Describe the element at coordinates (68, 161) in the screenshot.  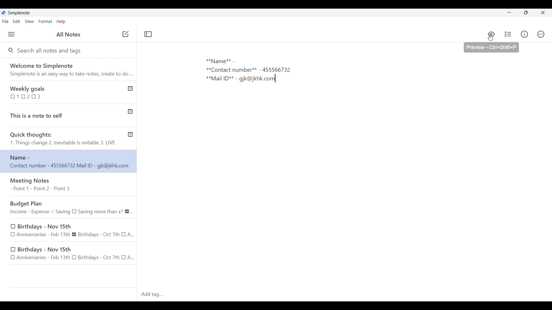
I see `New note text changed and moved up in list due to sorting` at that location.